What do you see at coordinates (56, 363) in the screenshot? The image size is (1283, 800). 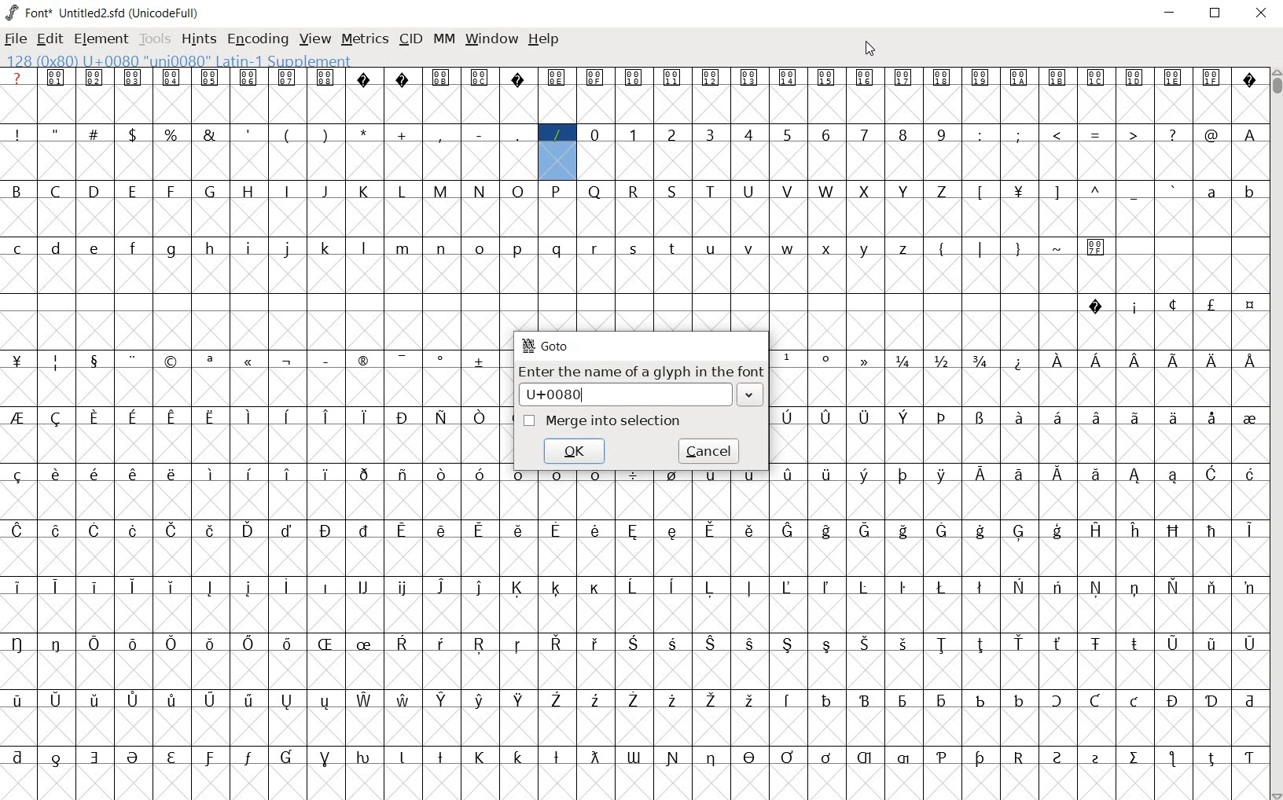 I see `glyph` at bounding box center [56, 363].